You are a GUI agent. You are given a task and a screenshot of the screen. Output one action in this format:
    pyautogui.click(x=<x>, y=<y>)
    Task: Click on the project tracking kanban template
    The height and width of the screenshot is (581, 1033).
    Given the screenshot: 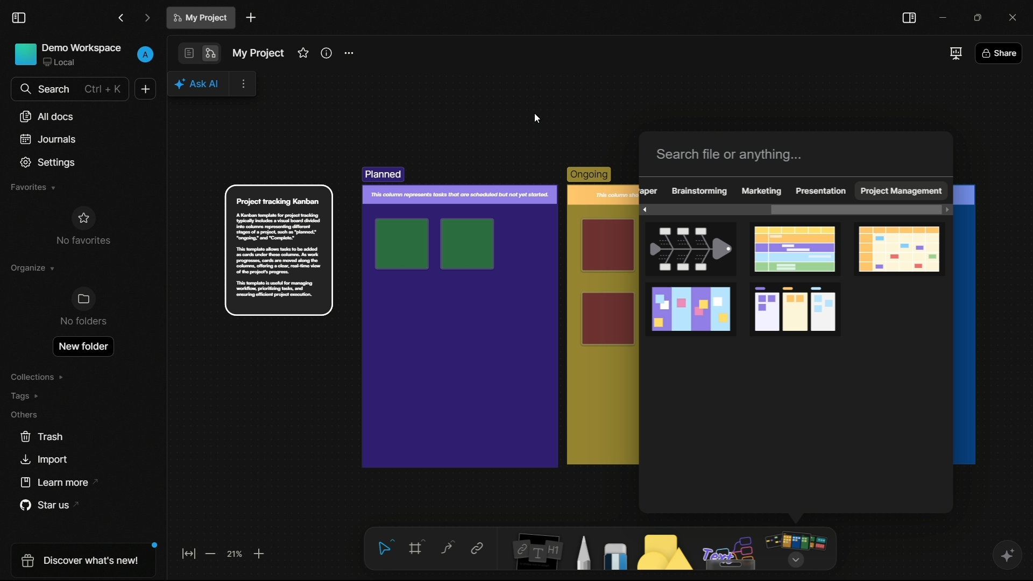 What is the action you would take?
    pyautogui.click(x=796, y=310)
    